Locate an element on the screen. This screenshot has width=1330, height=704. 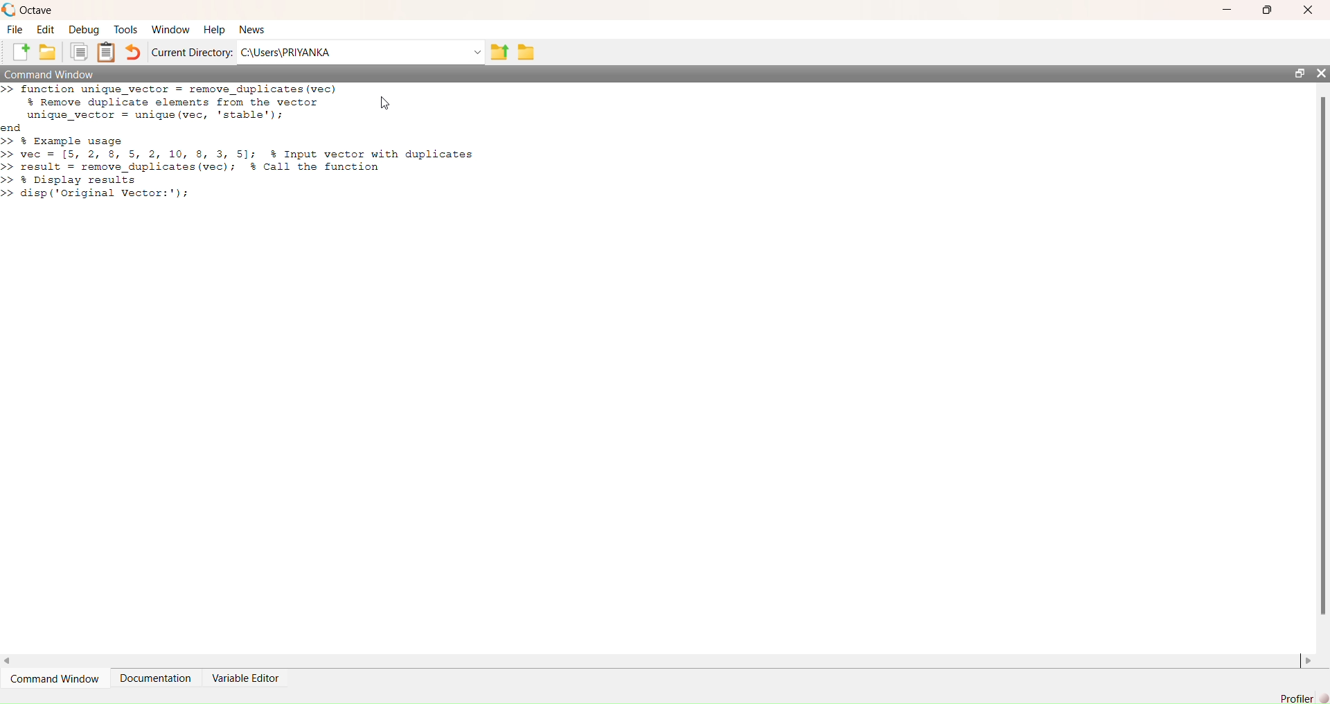
>> function unique vector = remove duplicates (vec)
% Remove duplicate elements from the vector
unique vector = unique (vec, 'stable'); is located at coordinates (172, 102).